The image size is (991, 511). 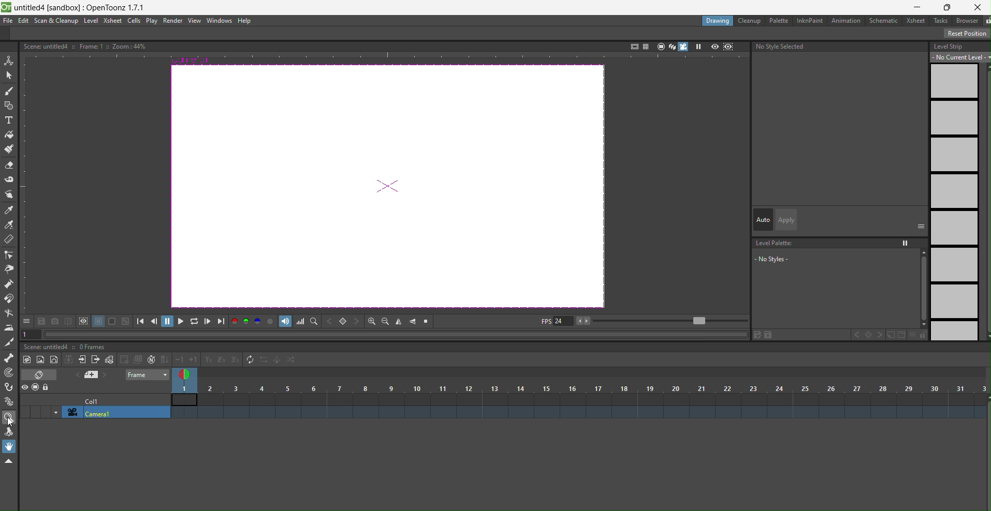 I want to click on close, so click(x=978, y=6).